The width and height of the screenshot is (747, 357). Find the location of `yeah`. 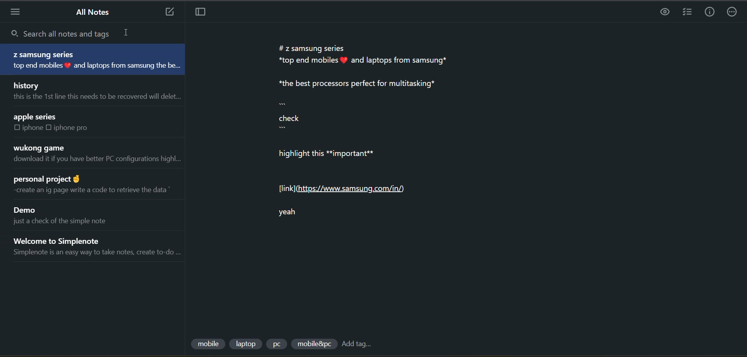

yeah is located at coordinates (299, 216).